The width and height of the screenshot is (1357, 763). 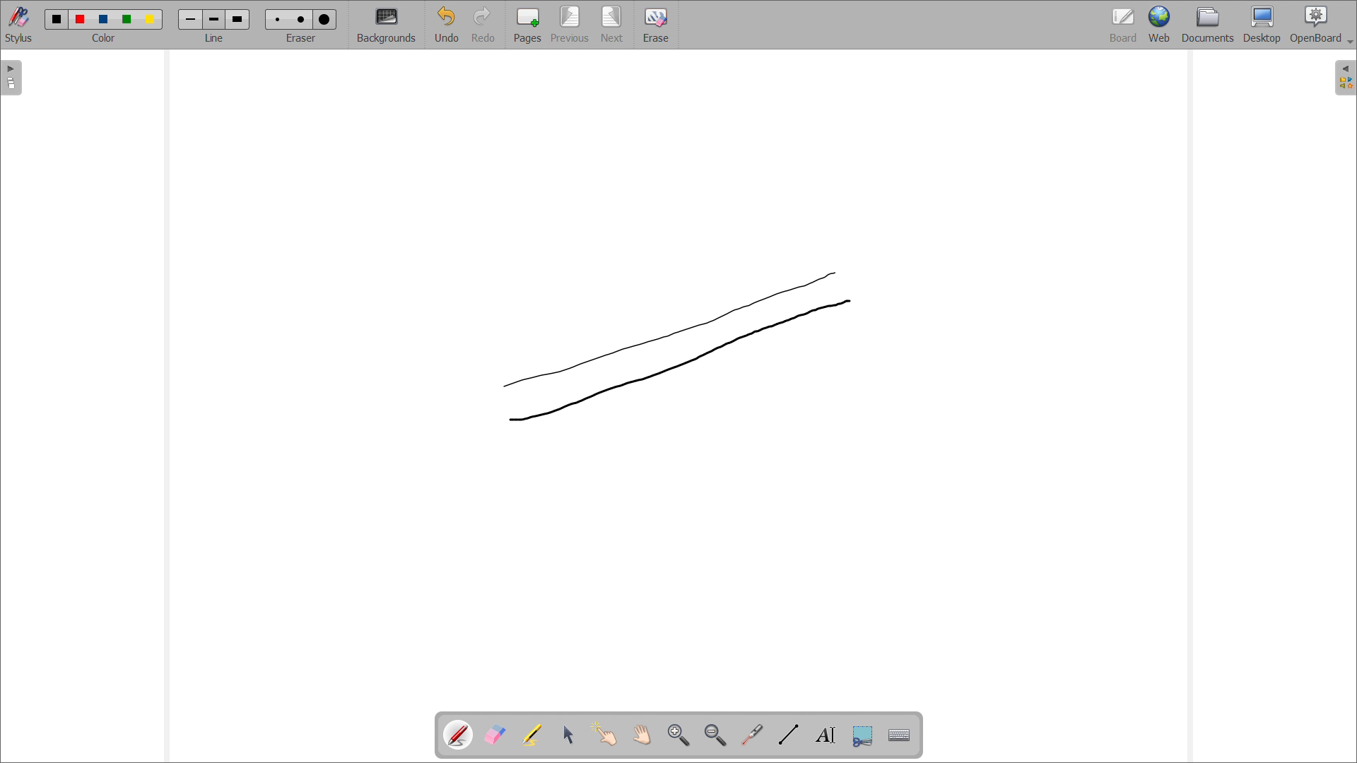 What do you see at coordinates (278, 19) in the screenshot?
I see `Eraser size` at bounding box center [278, 19].